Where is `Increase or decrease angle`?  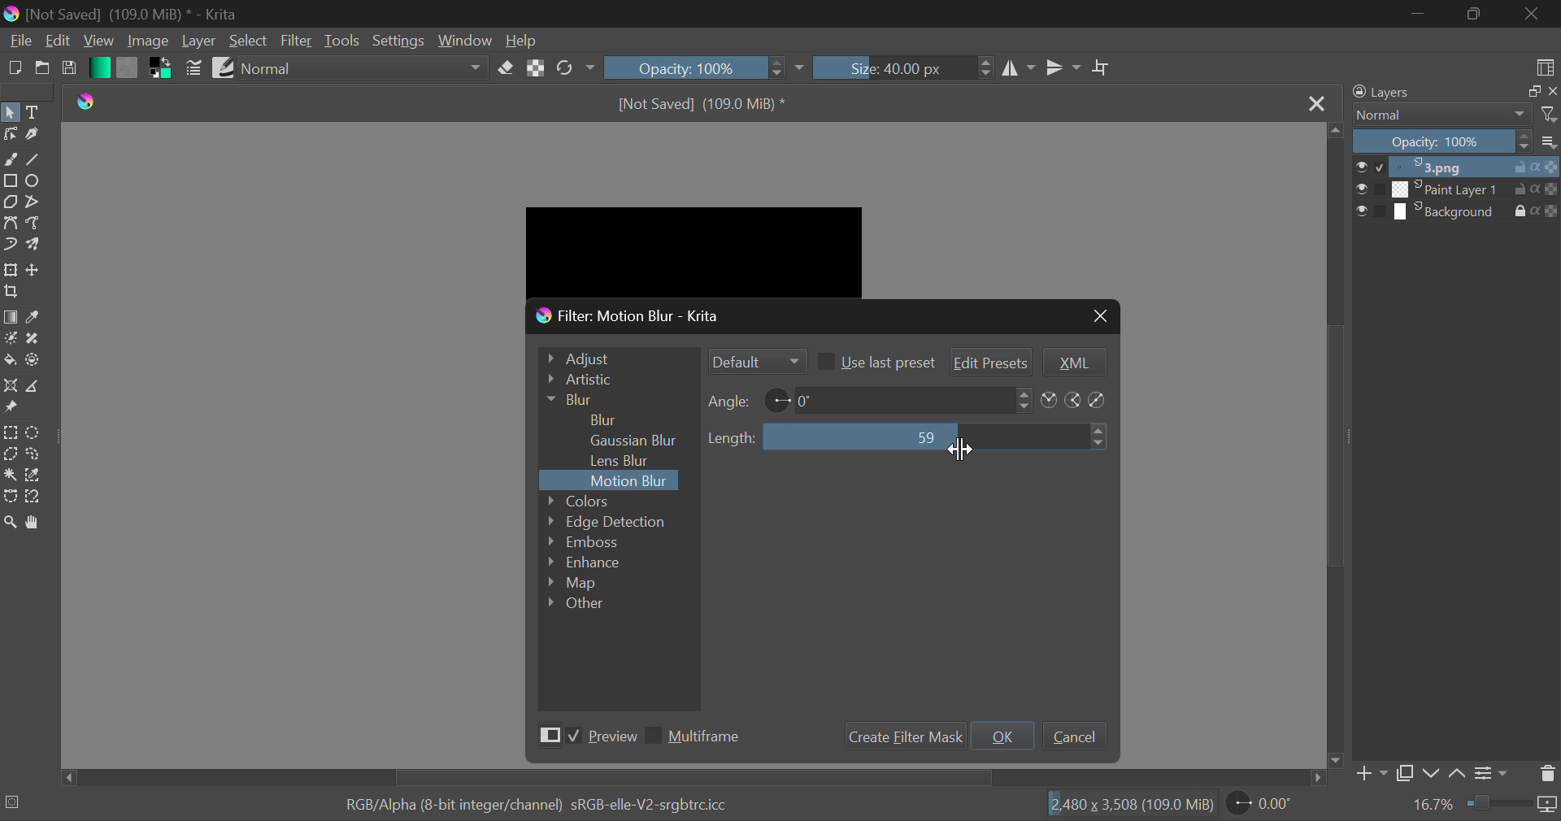
Increase or decrease angle is located at coordinates (1024, 399).